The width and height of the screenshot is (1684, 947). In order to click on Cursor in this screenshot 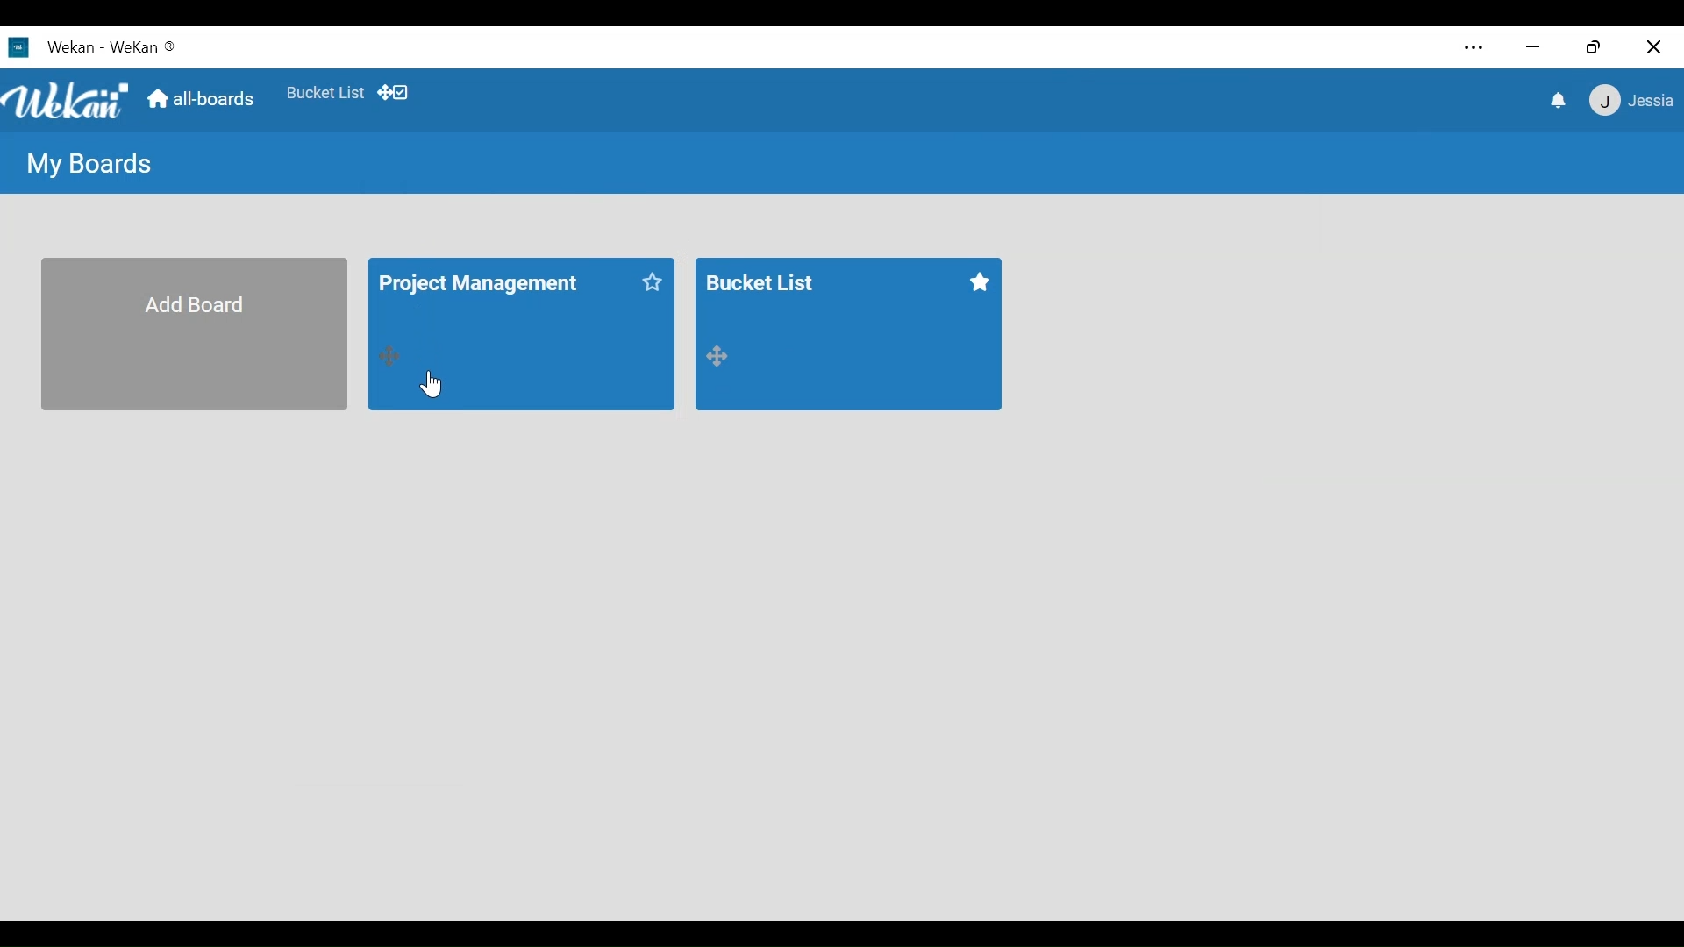, I will do `click(432, 383)`.